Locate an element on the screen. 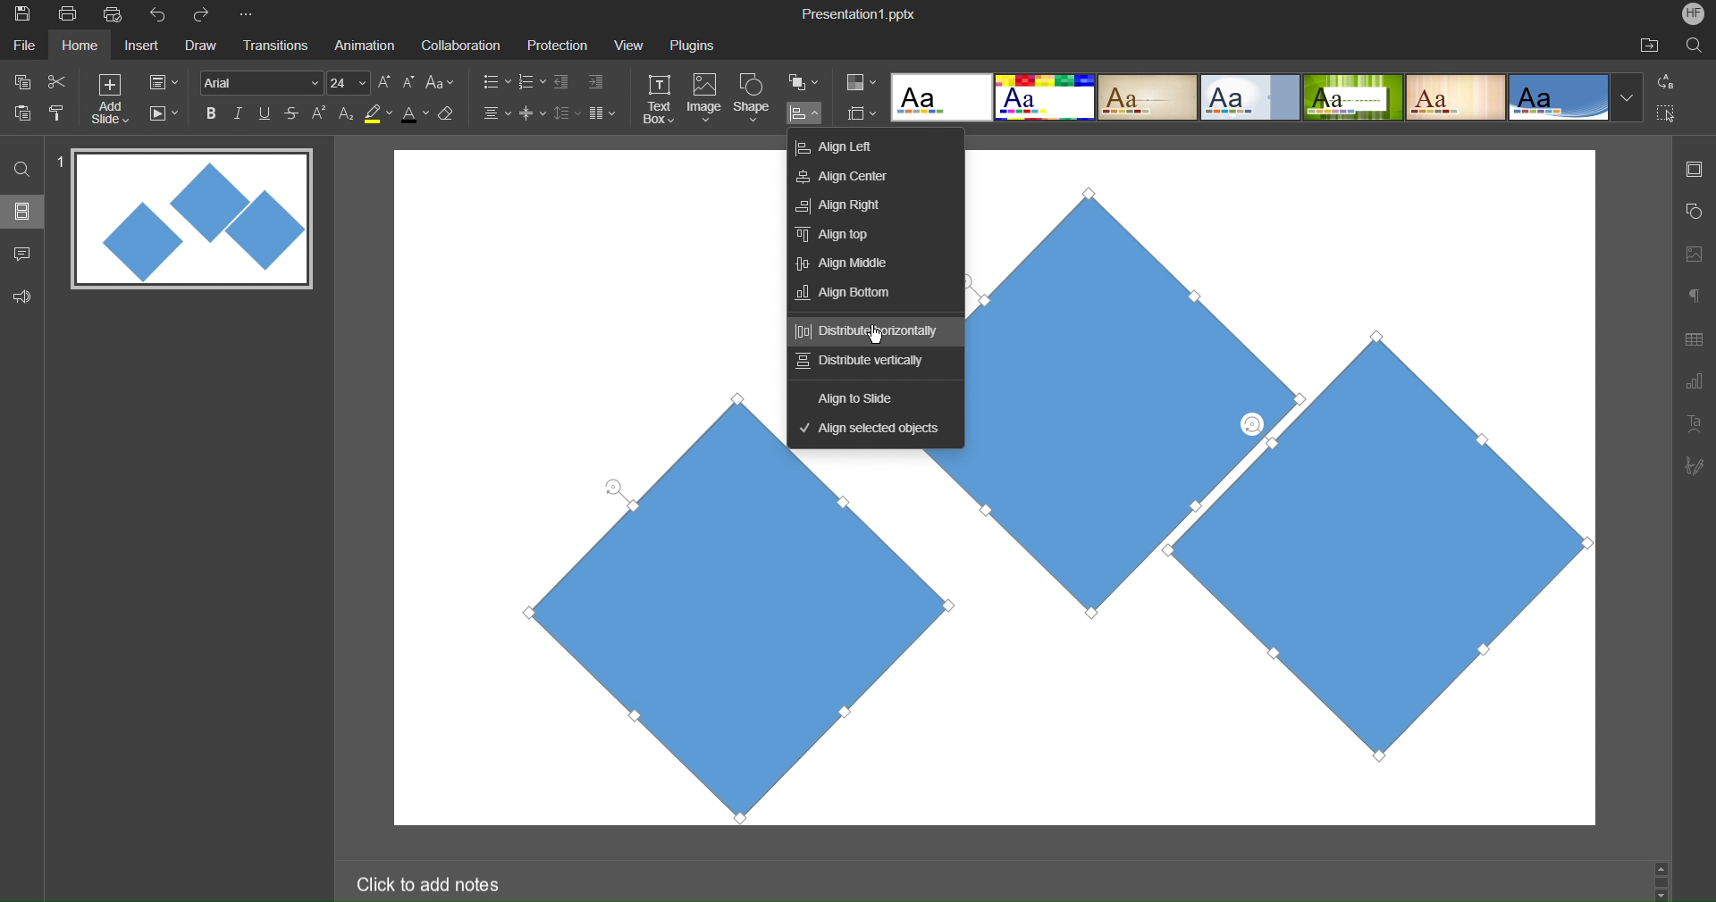 Image resolution: width=1716 pixels, height=902 pixels. Protection is located at coordinates (550, 45).